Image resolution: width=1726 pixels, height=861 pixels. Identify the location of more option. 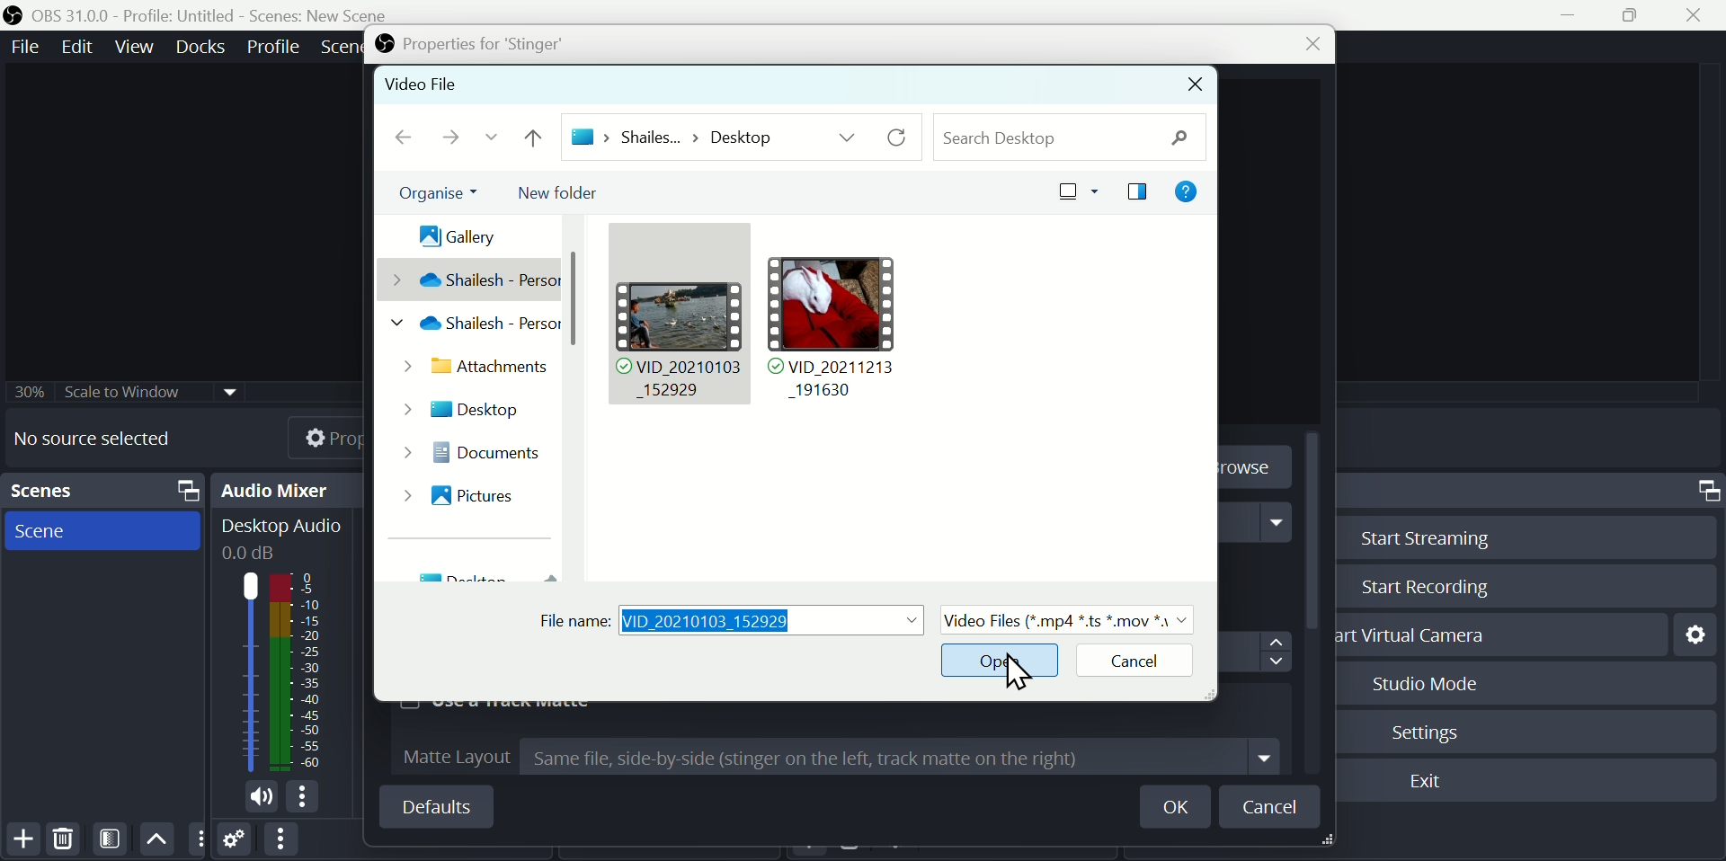
(198, 839).